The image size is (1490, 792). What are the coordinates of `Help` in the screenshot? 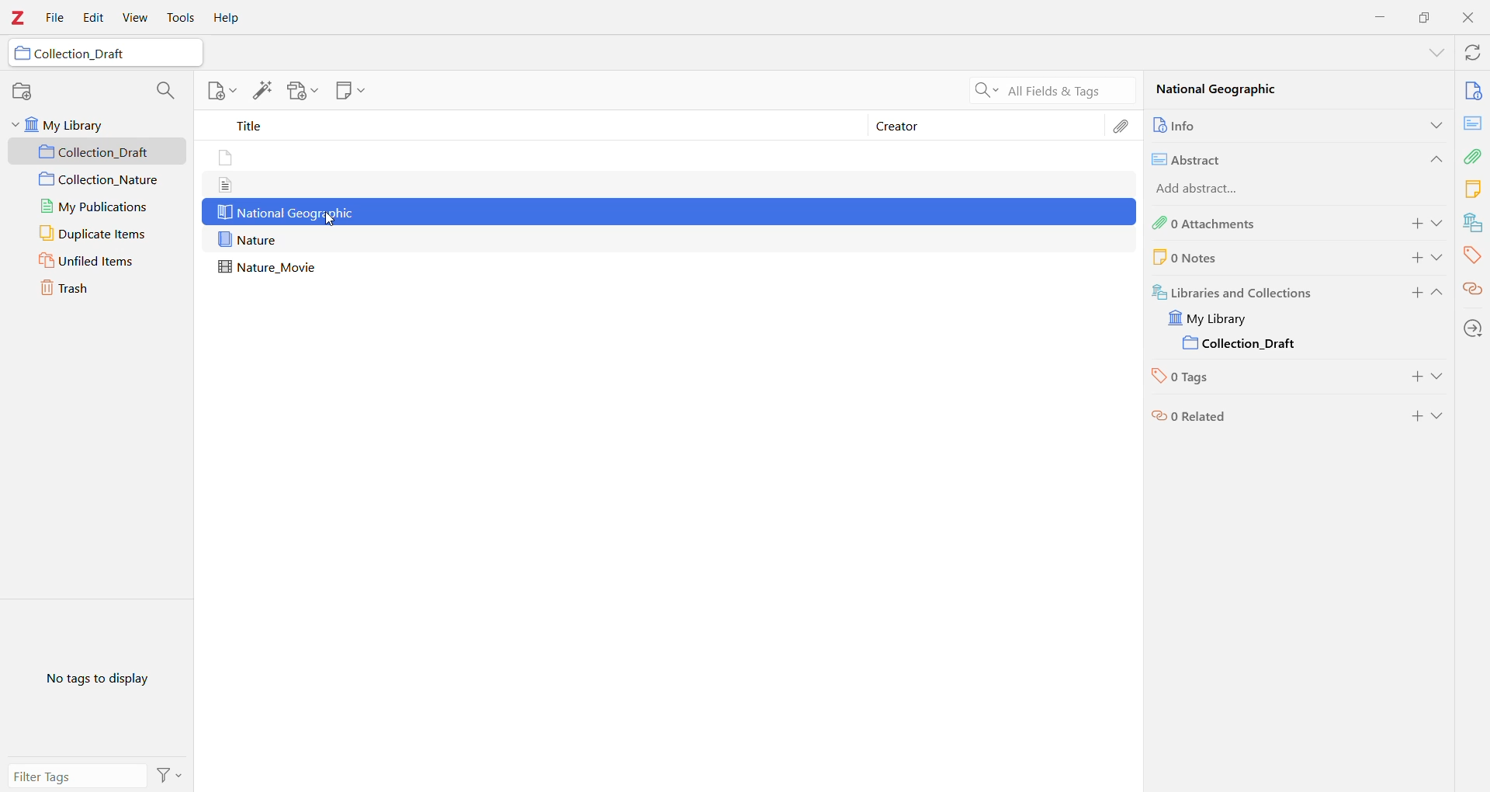 It's located at (230, 18).